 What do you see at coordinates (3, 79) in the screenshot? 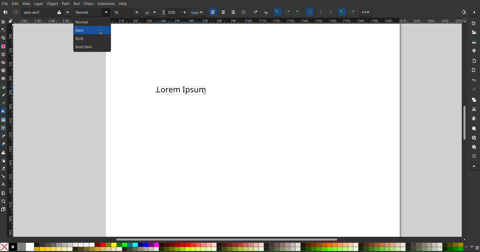
I see `Spiral` at bounding box center [3, 79].